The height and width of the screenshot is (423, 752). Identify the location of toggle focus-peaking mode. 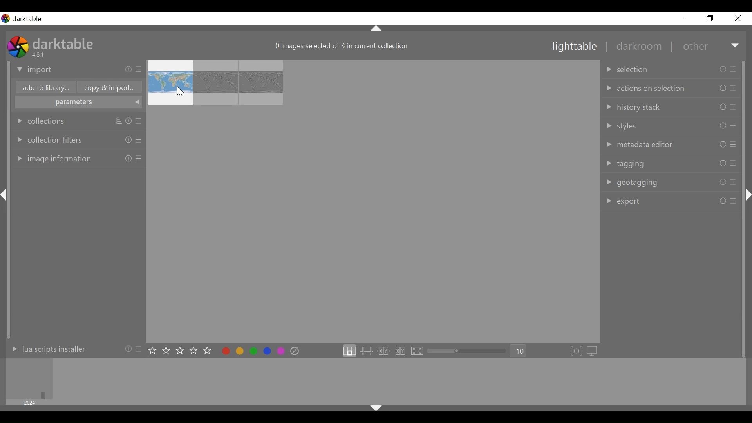
(577, 350).